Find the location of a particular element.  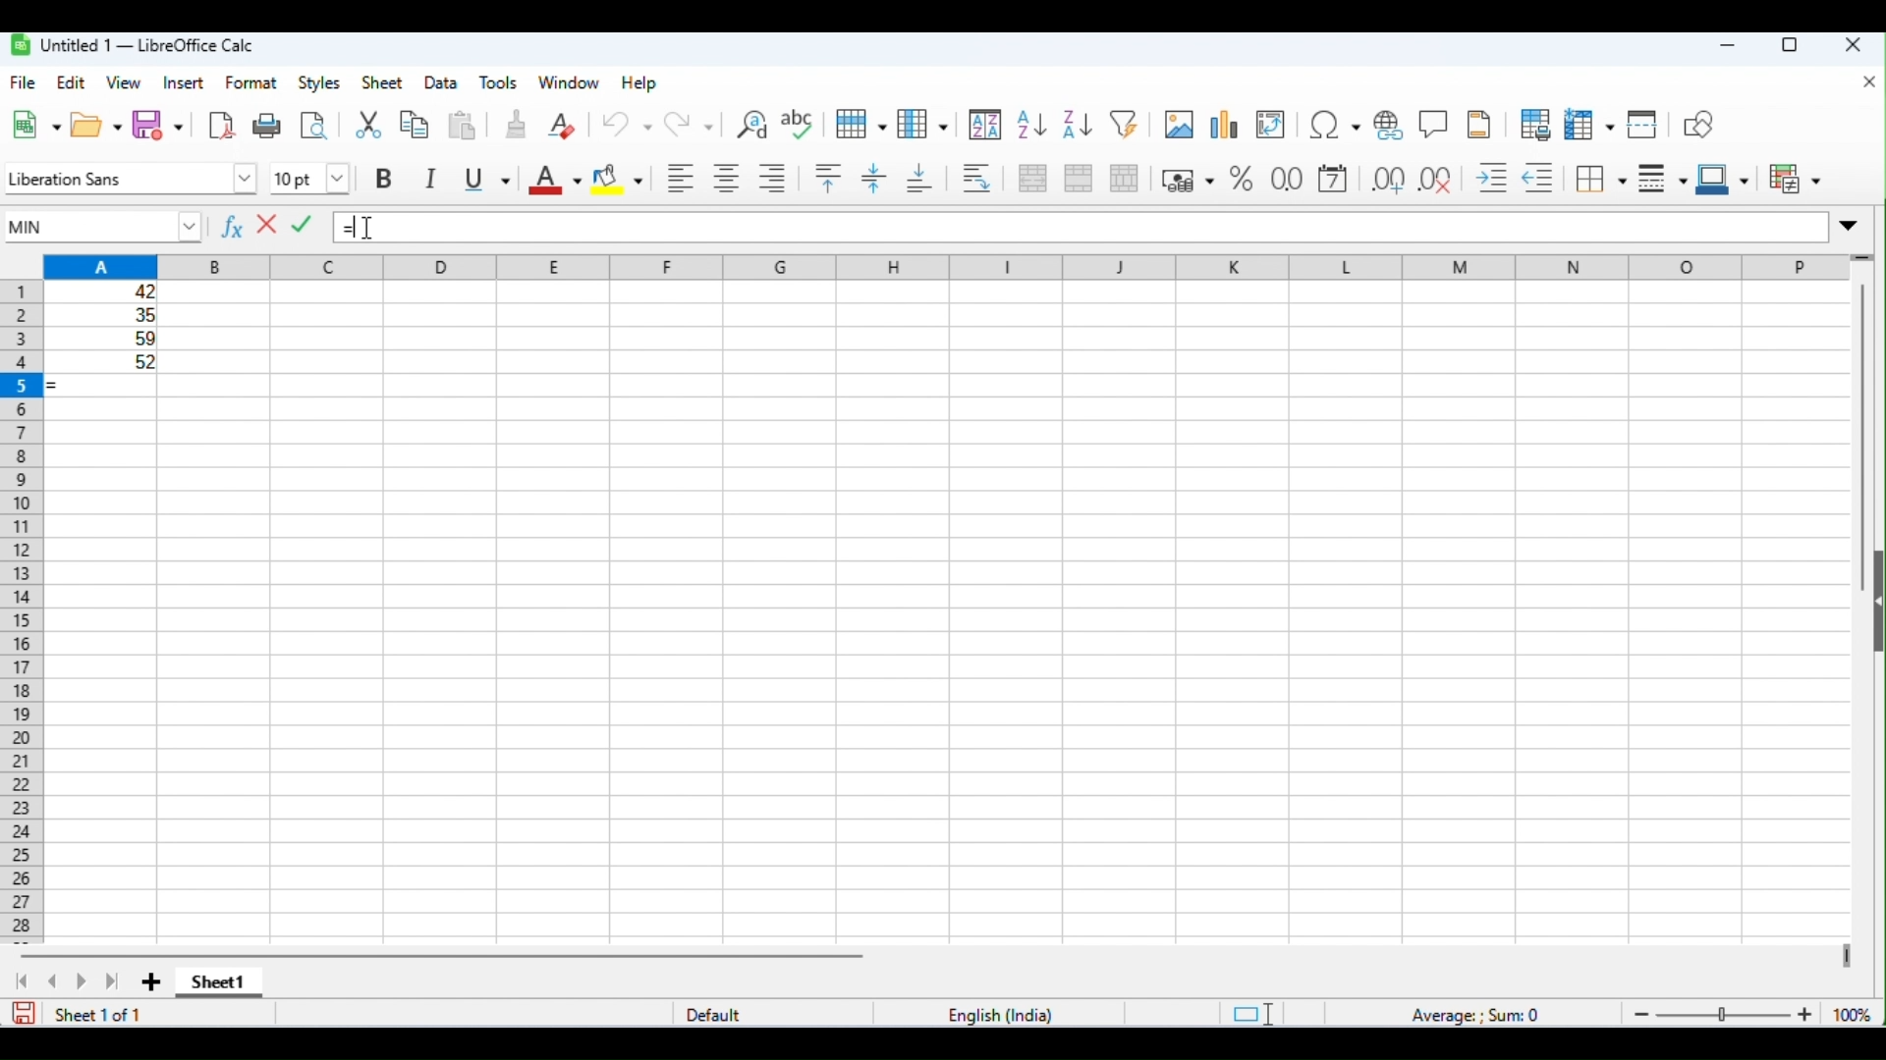

column headings is located at coordinates (942, 264).